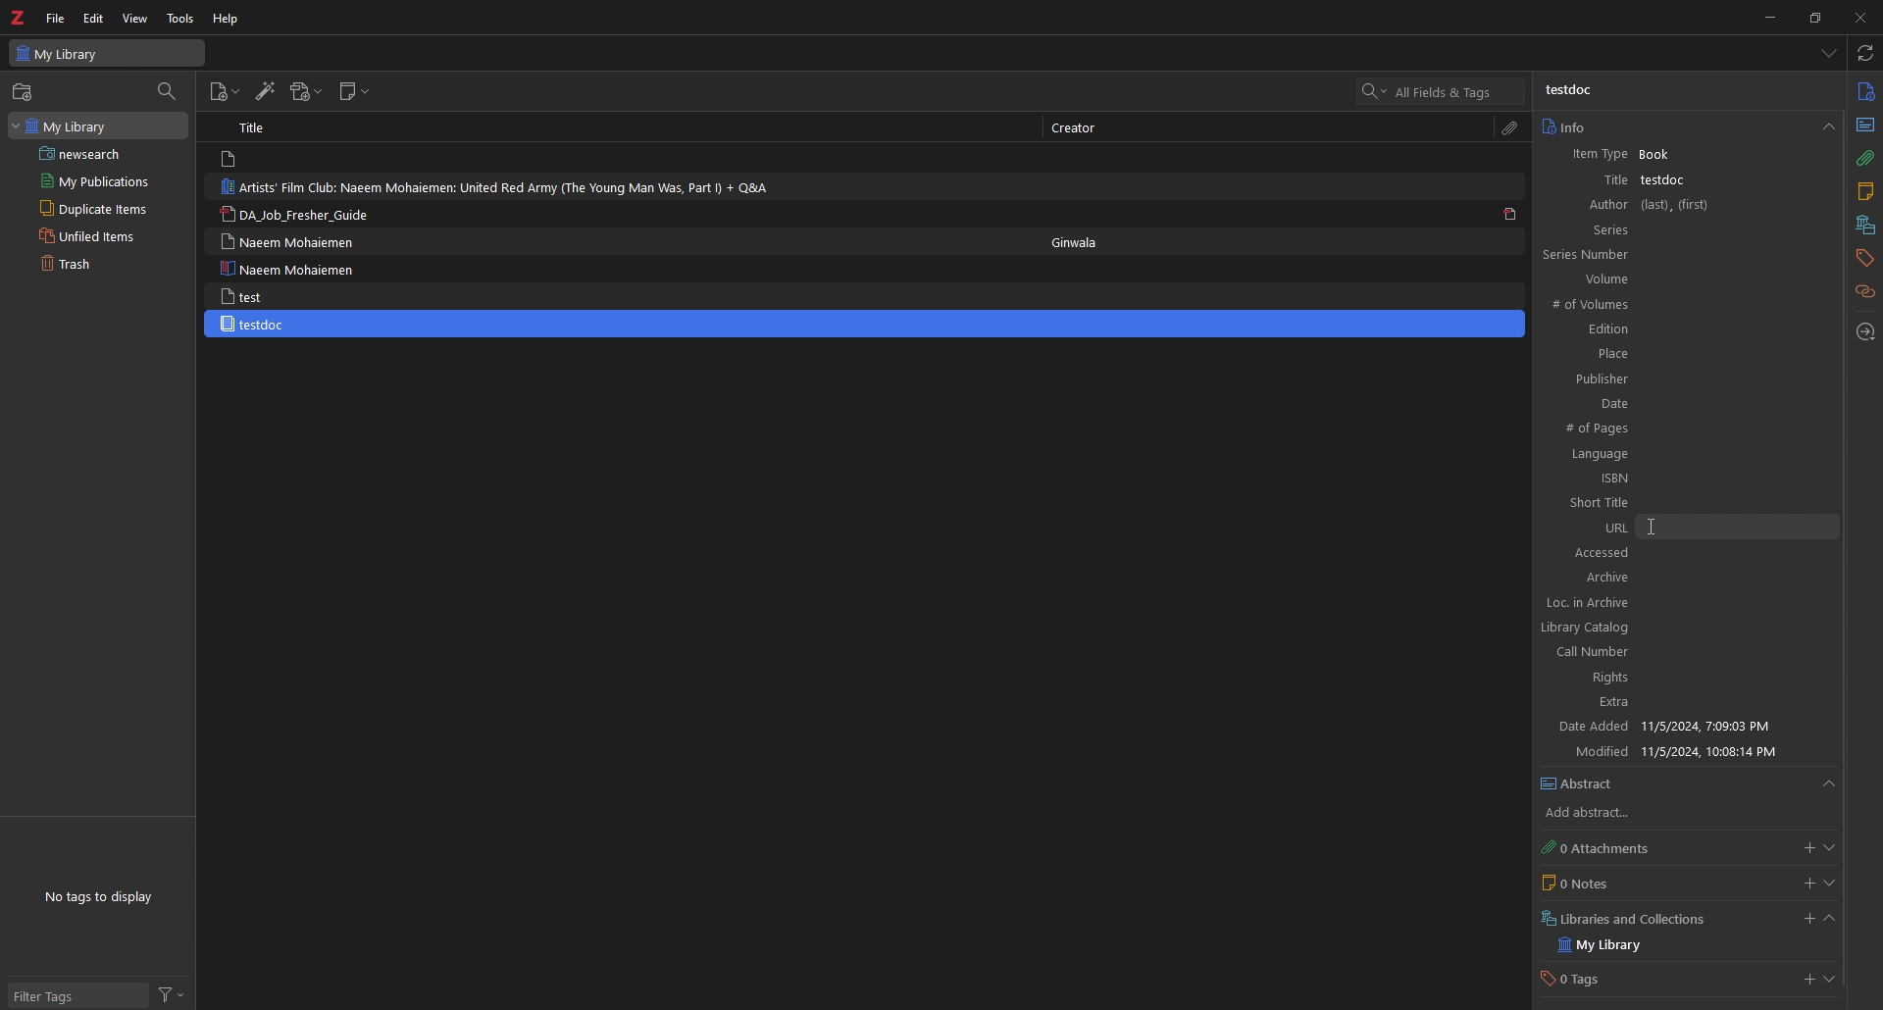 This screenshot has height=1010, width=1883. I want to click on Artists’ Film Club: Naeem Mohaiemen: United Red Army, so click(500, 187).